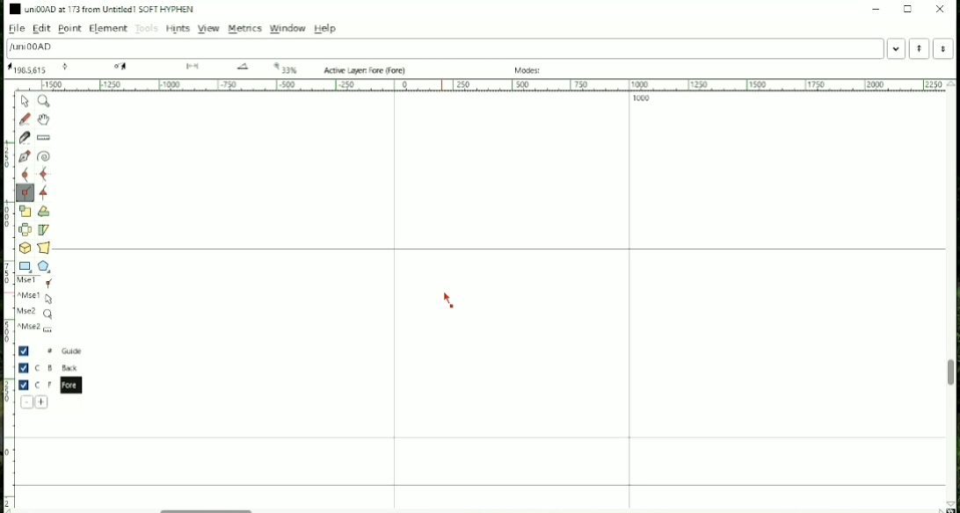 The height and width of the screenshot is (513, 960). Describe the element at coordinates (45, 156) in the screenshot. I see `Spiro` at that location.